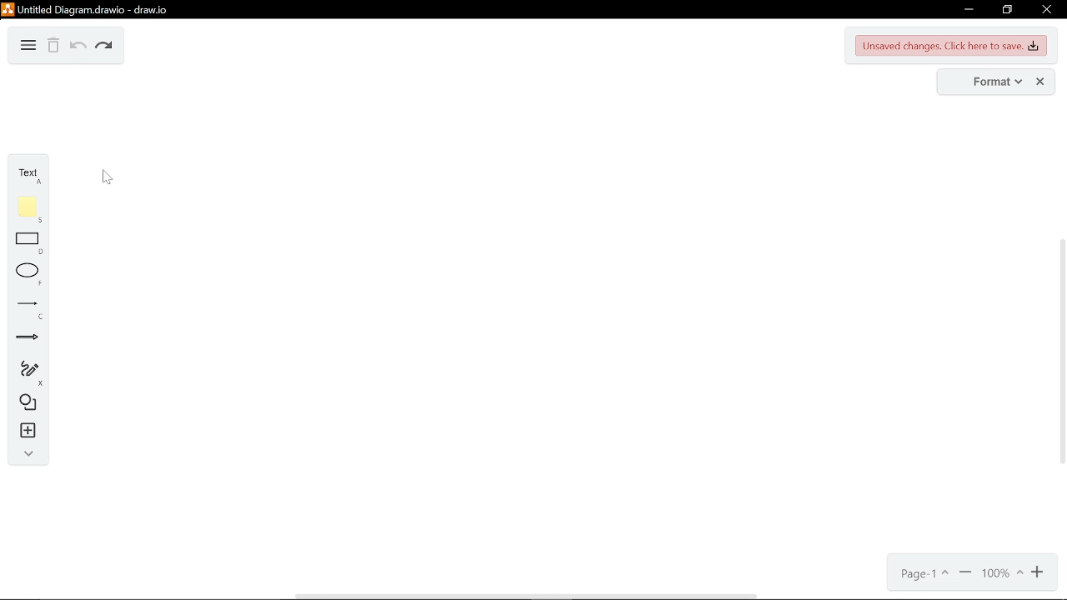 The image size is (1067, 600). I want to click on cursor, so click(107, 181).